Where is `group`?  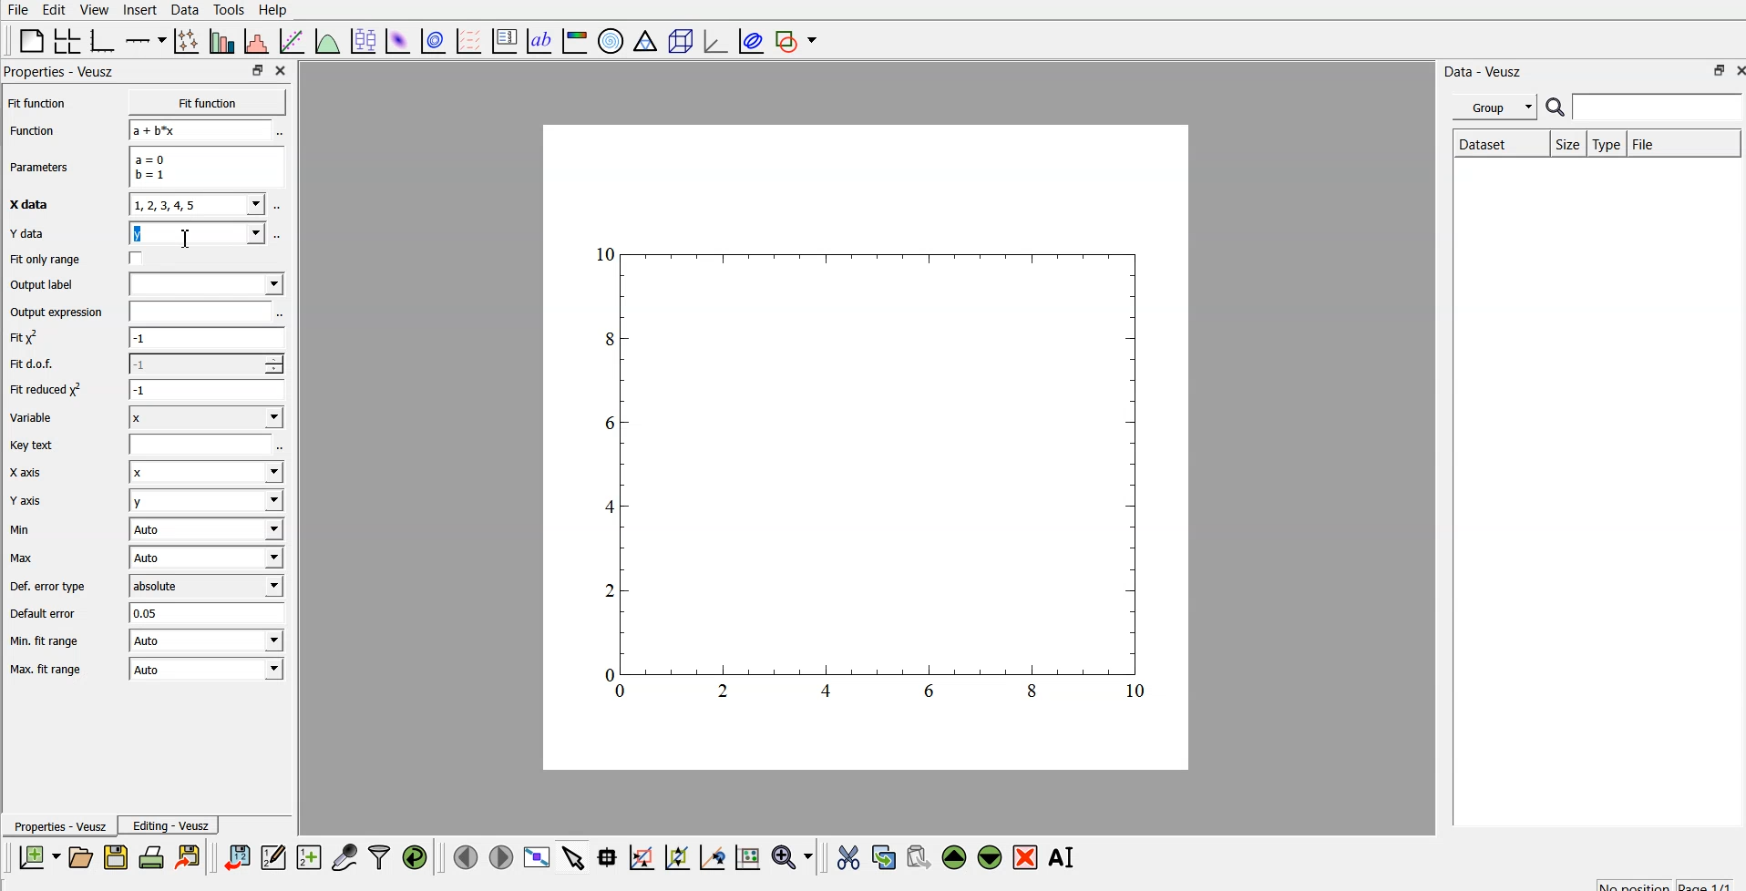 group is located at coordinates (1497, 108).